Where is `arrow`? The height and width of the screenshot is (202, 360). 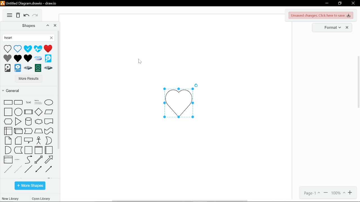
arrow is located at coordinates (49, 160).